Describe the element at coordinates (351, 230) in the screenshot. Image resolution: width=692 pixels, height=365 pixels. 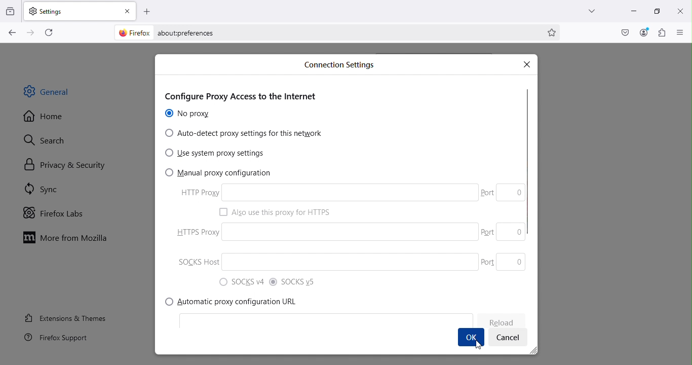
I see `HTTPS proxy` at that location.